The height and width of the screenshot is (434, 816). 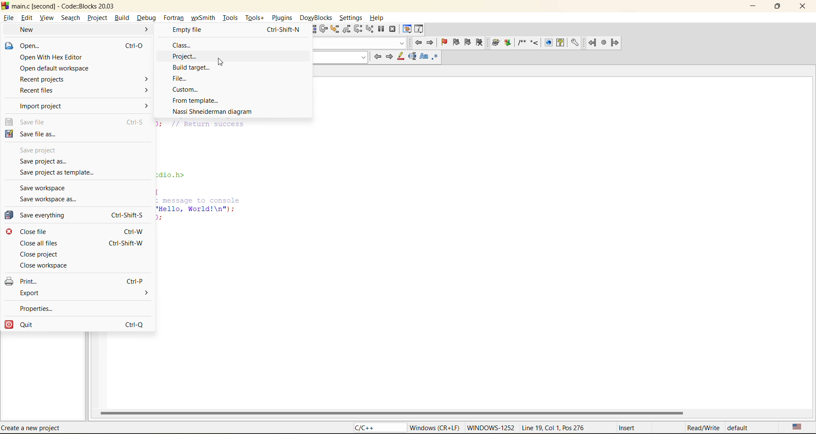 What do you see at coordinates (31, 122) in the screenshot?
I see `save file` at bounding box center [31, 122].